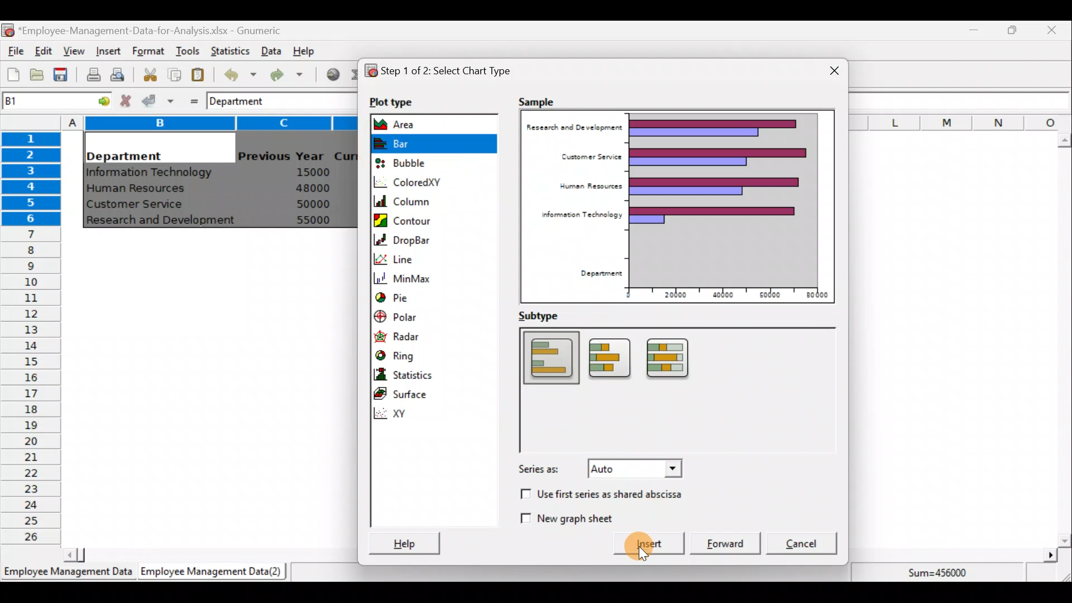 The height and width of the screenshot is (603, 1072). I want to click on DropBar, so click(413, 238).